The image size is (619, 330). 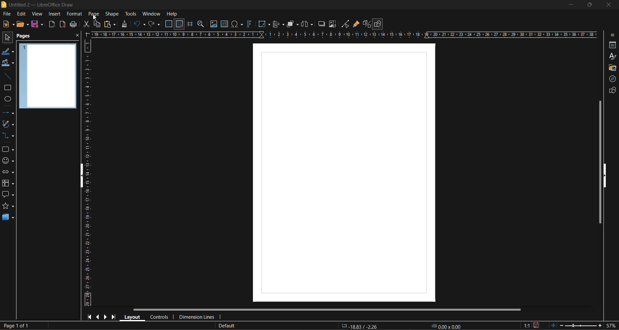 What do you see at coordinates (90, 317) in the screenshot?
I see `first ` at bounding box center [90, 317].